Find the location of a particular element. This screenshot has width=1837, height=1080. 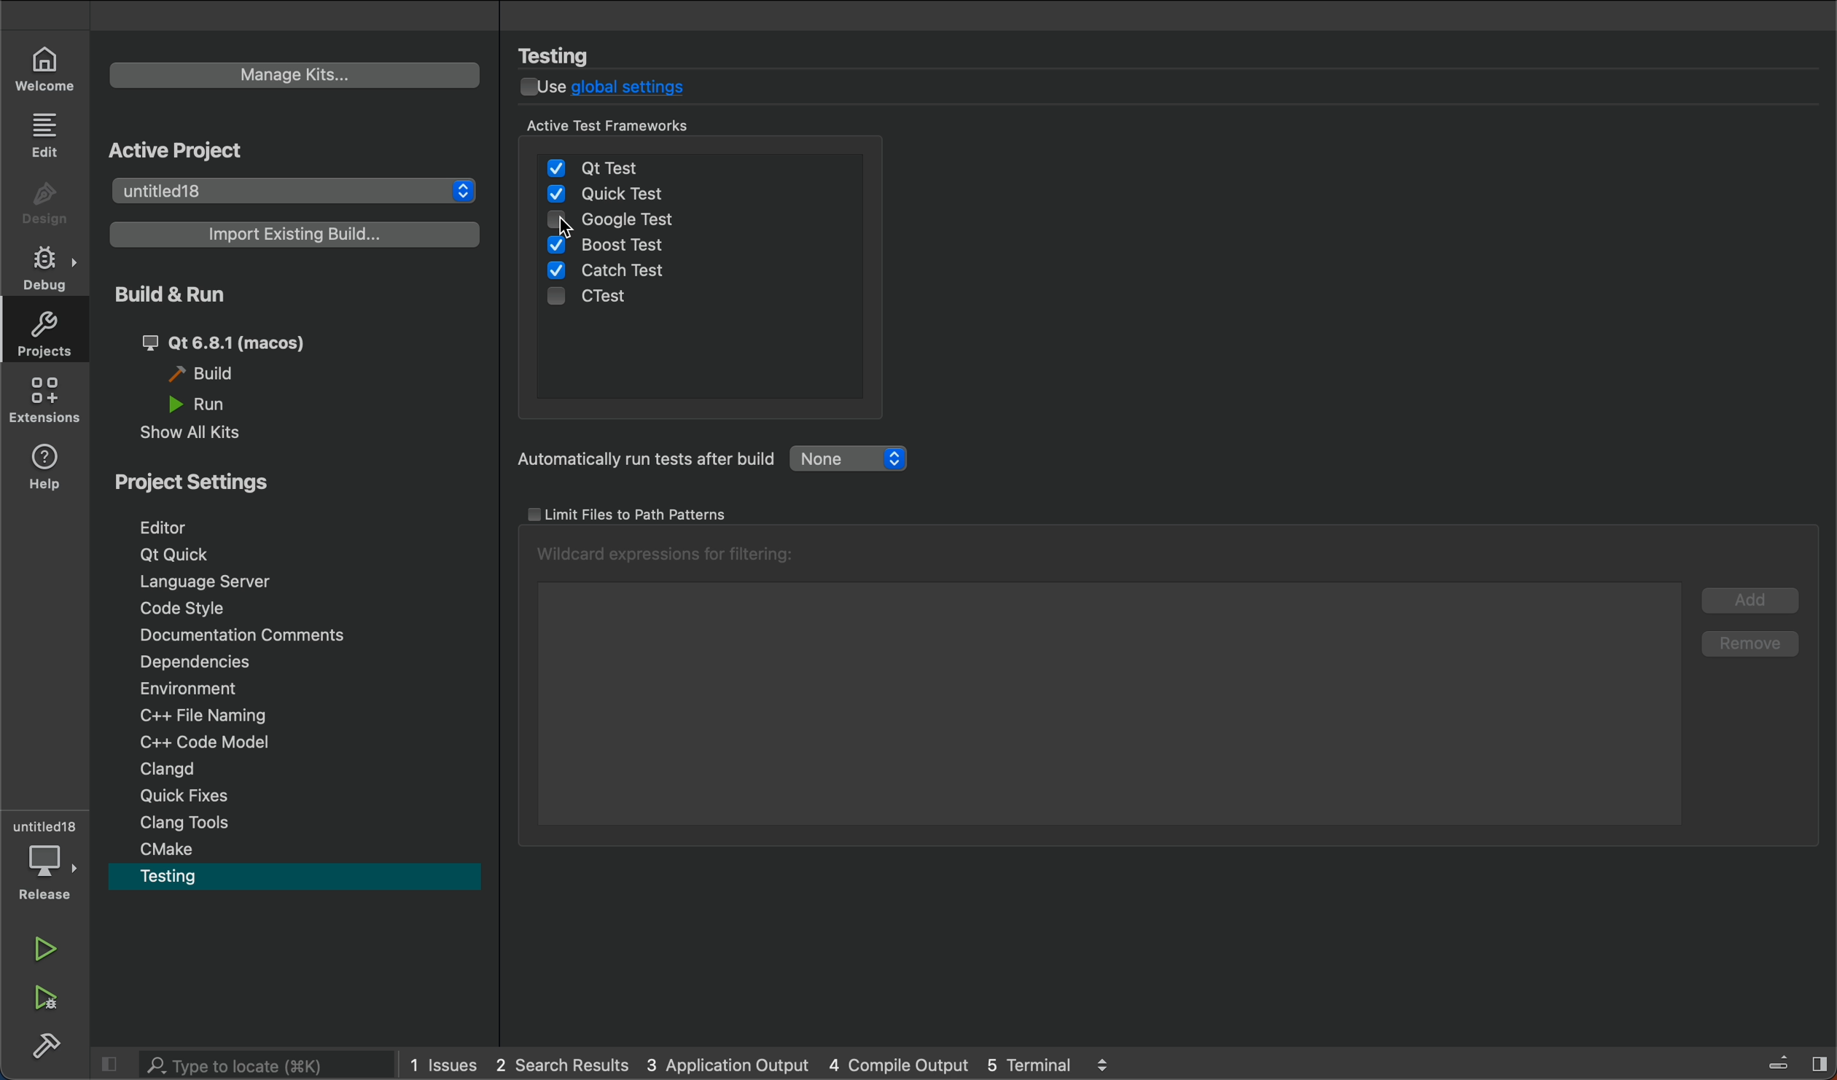

extensions is located at coordinates (45, 399).